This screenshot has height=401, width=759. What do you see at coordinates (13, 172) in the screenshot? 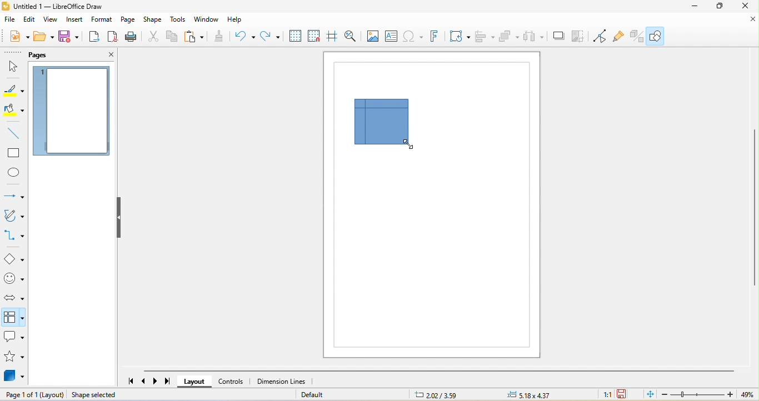
I see `ellipse` at bounding box center [13, 172].